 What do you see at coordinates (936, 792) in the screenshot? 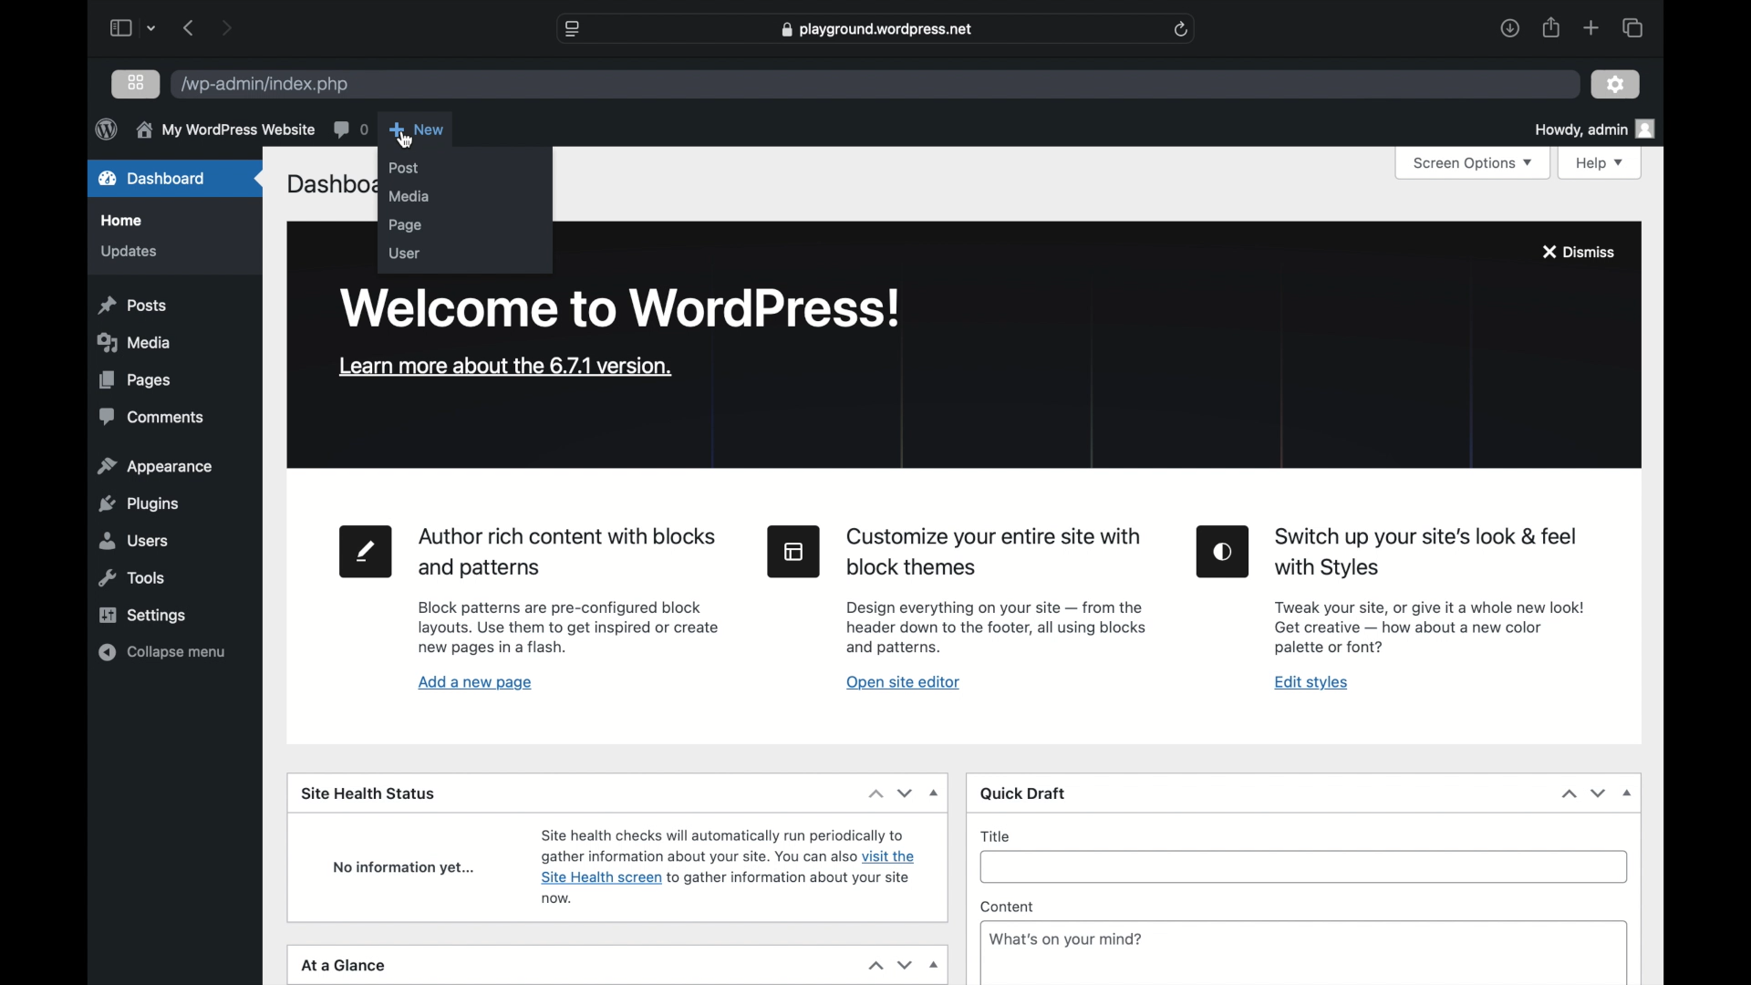
I see `dropdown` at bounding box center [936, 792].